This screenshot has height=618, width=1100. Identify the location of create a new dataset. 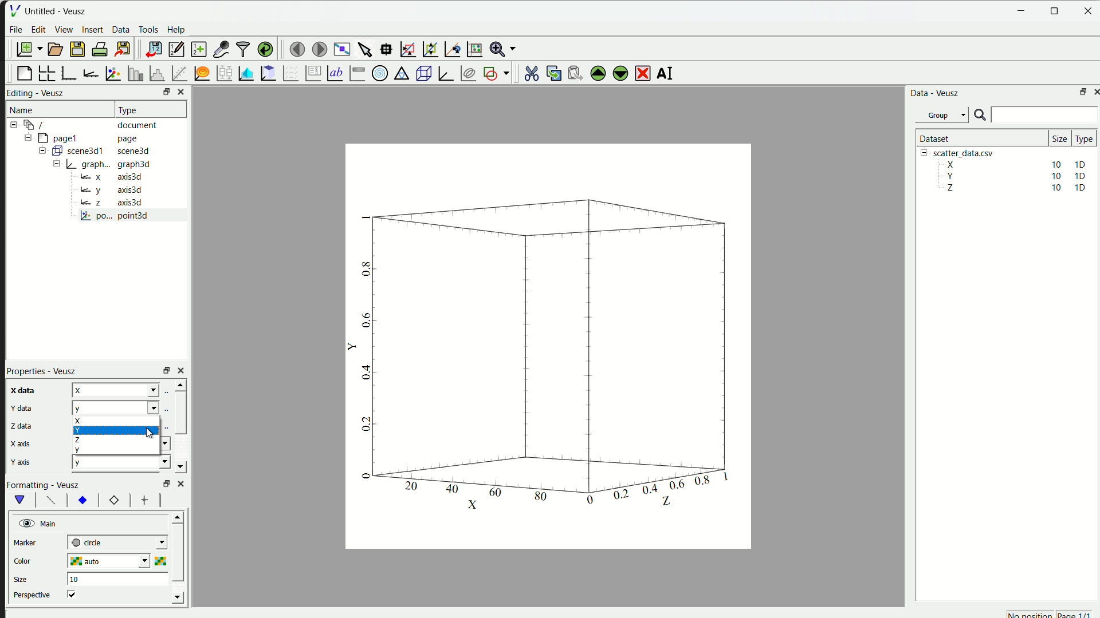
(198, 48).